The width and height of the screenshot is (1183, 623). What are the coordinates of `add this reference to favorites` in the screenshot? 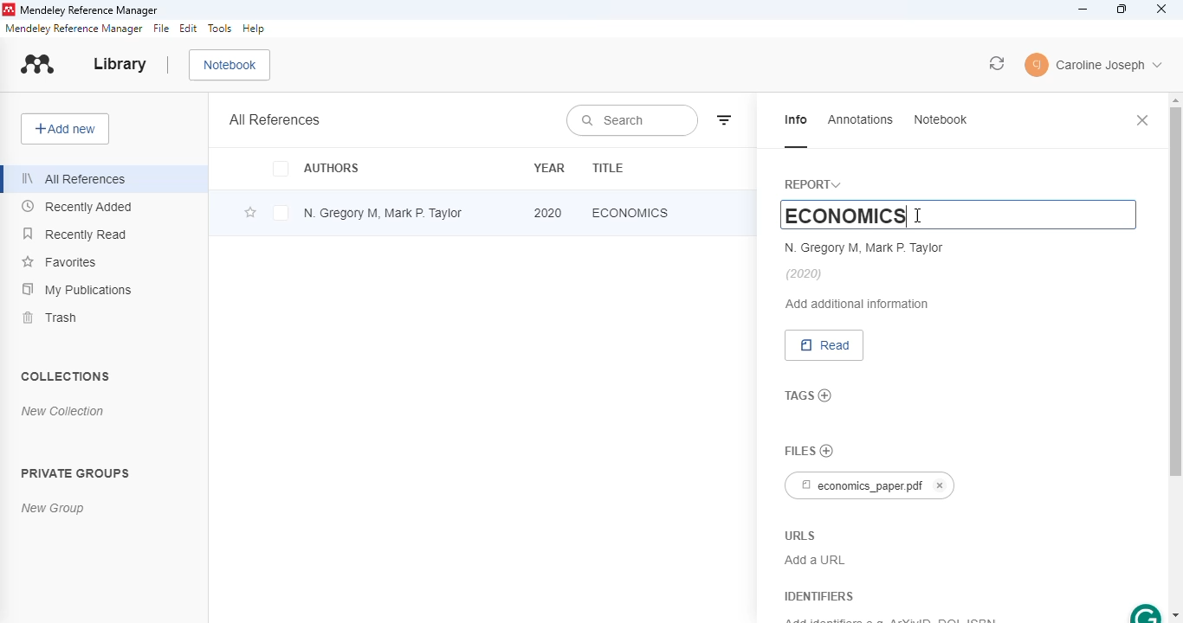 It's located at (250, 214).